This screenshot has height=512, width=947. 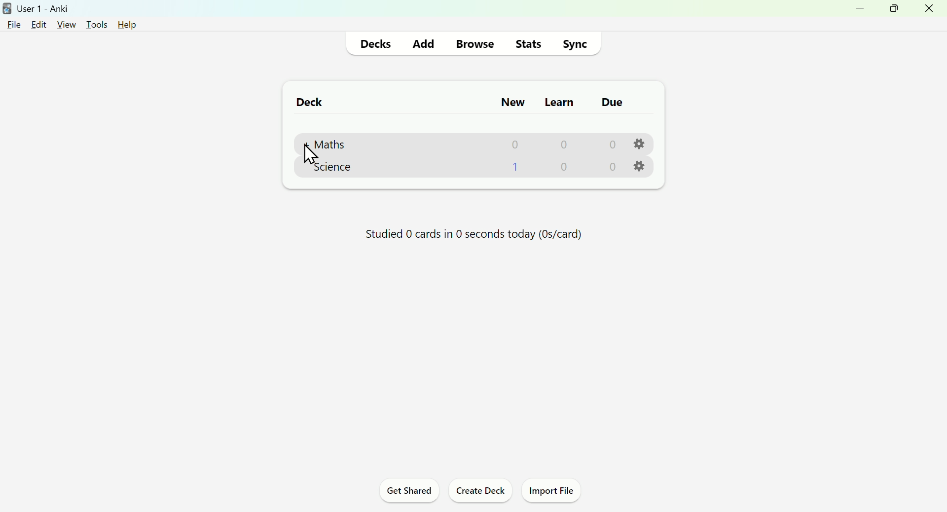 What do you see at coordinates (304, 102) in the screenshot?
I see `Deck` at bounding box center [304, 102].